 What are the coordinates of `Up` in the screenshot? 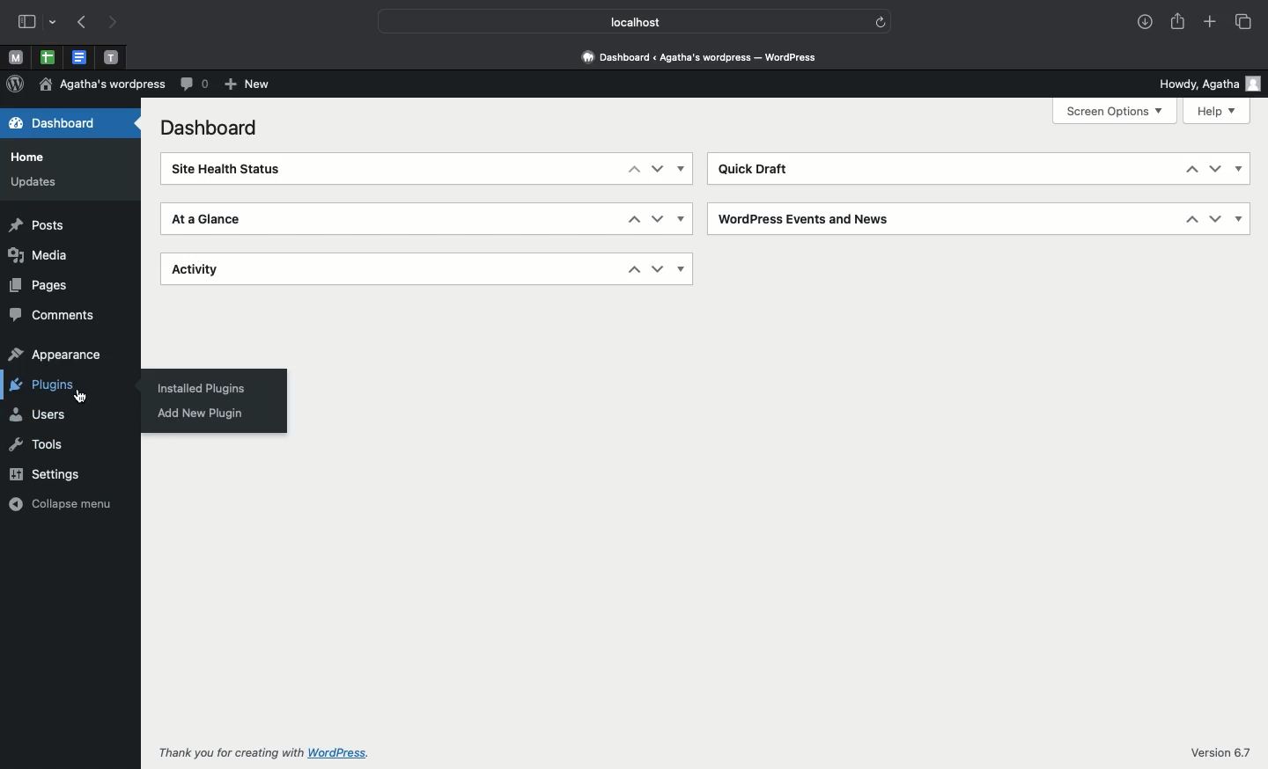 It's located at (630, 167).